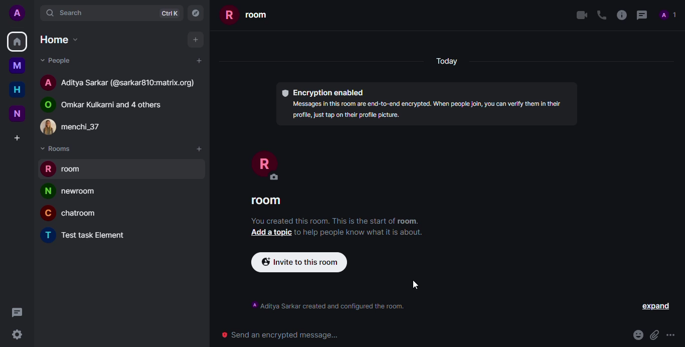 This screenshot has width=685, height=347. Describe the element at coordinates (195, 13) in the screenshot. I see `explore rooms` at that location.